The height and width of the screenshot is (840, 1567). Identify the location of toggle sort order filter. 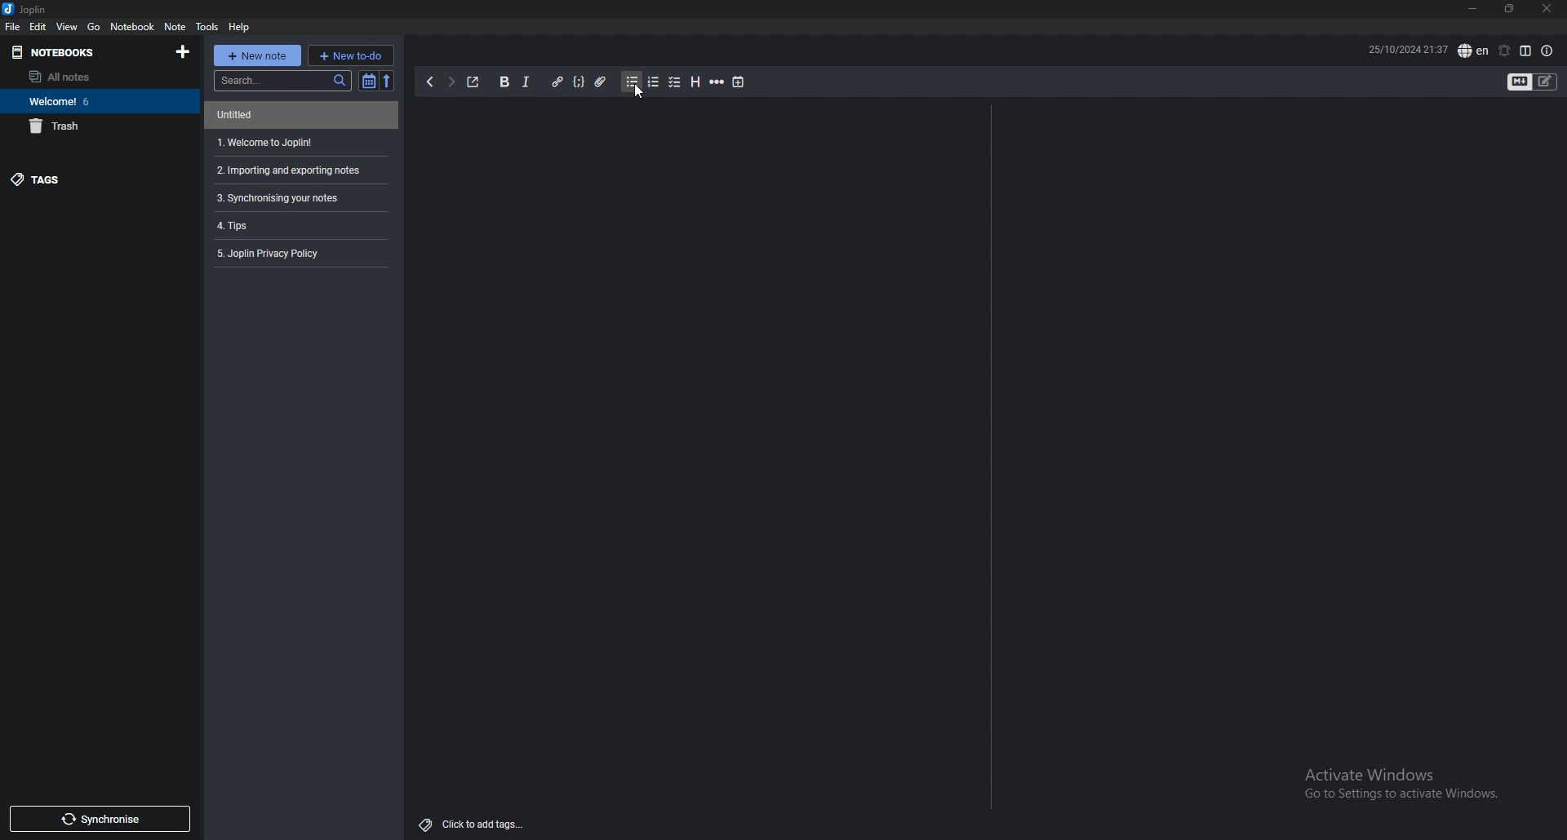
(364, 82).